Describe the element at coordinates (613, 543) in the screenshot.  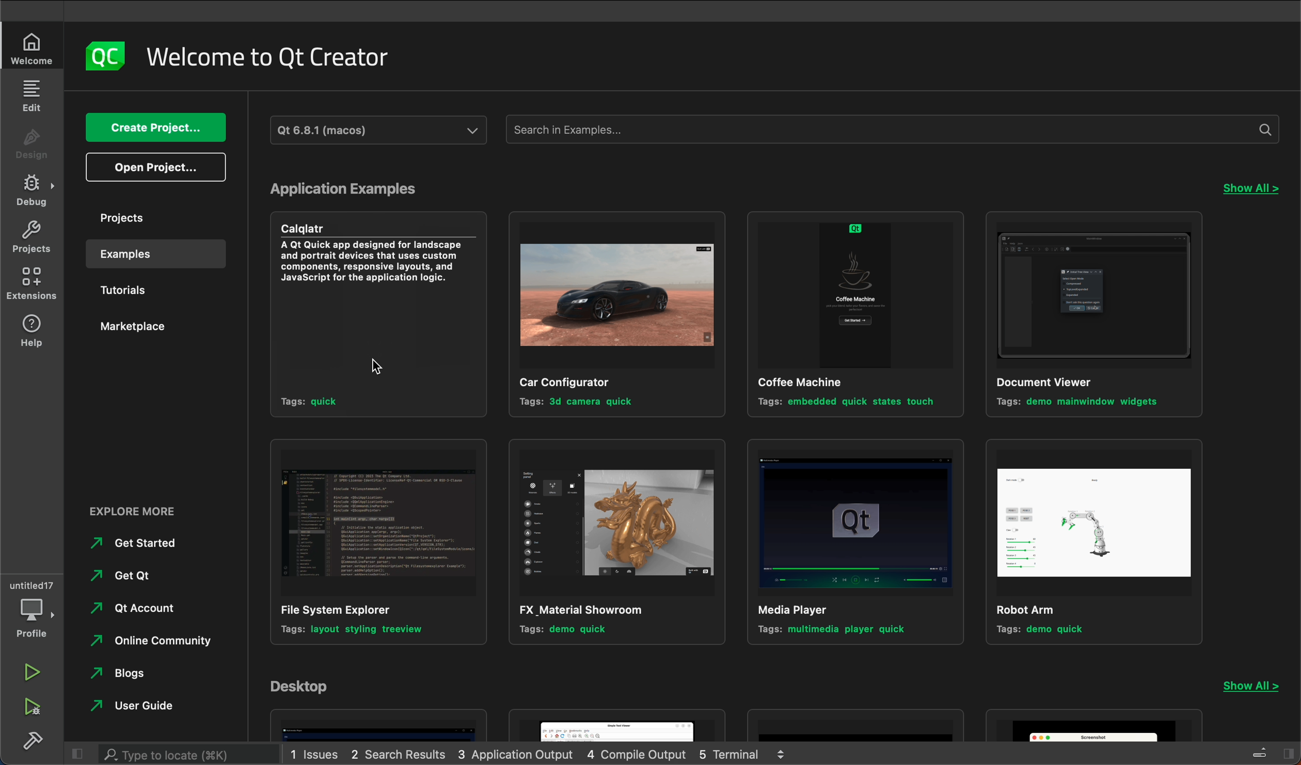
I see `FX_Material Showroom` at that location.